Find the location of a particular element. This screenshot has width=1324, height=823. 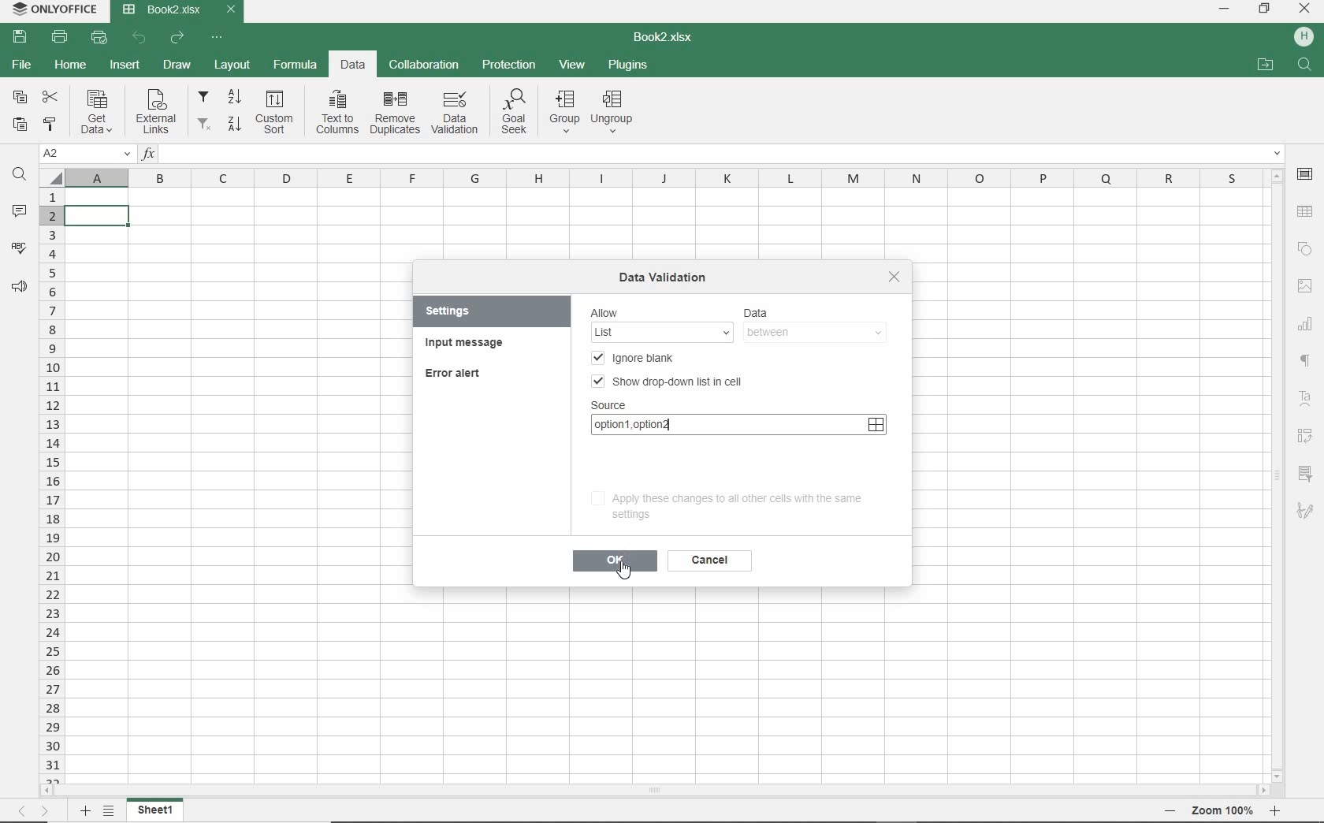

REDO is located at coordinates (177, 39).